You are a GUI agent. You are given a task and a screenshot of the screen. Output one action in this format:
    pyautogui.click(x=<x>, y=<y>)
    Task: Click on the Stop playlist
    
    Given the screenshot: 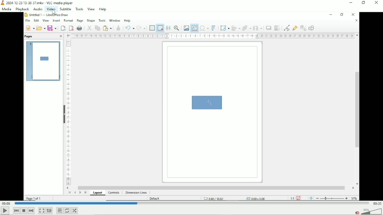 What is the action you would take?
    pyautogui.click(x=24, y=210)
    